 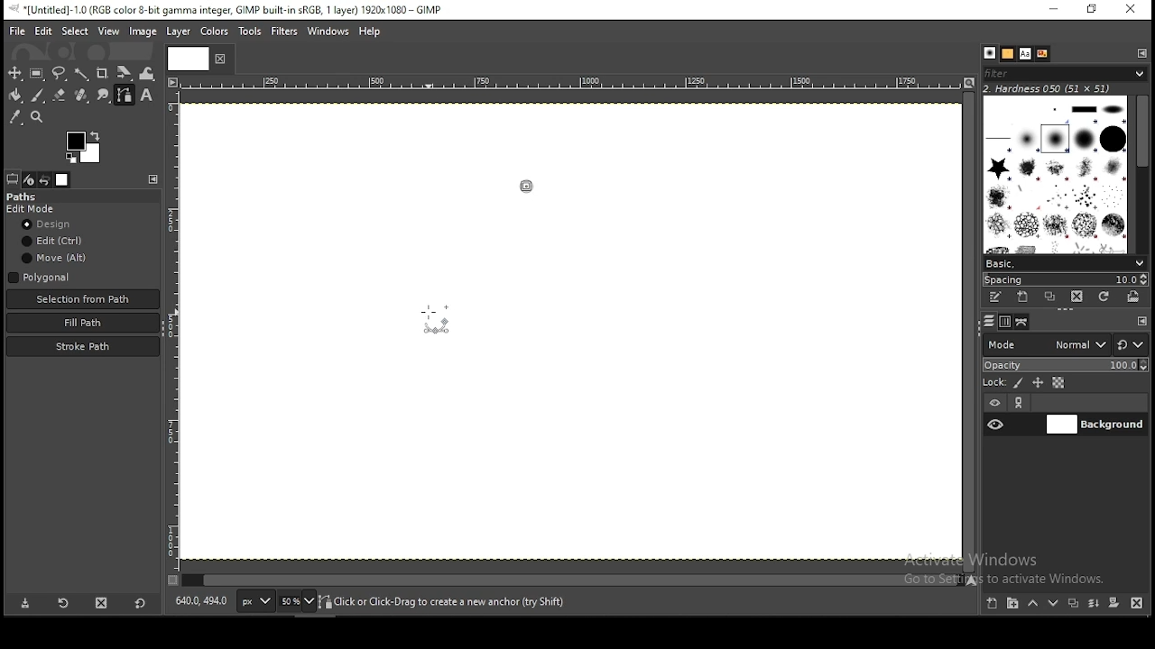 I want to click on windows, so click(x=328, y=30).